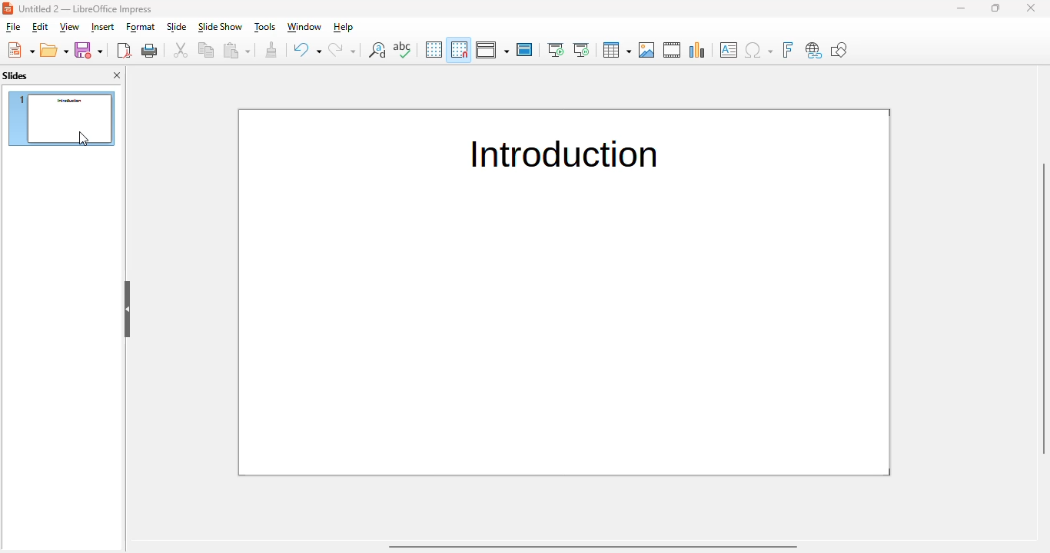  Describe the element at coordinates (181, 50) in the screenshot. I see `cut` at that location.